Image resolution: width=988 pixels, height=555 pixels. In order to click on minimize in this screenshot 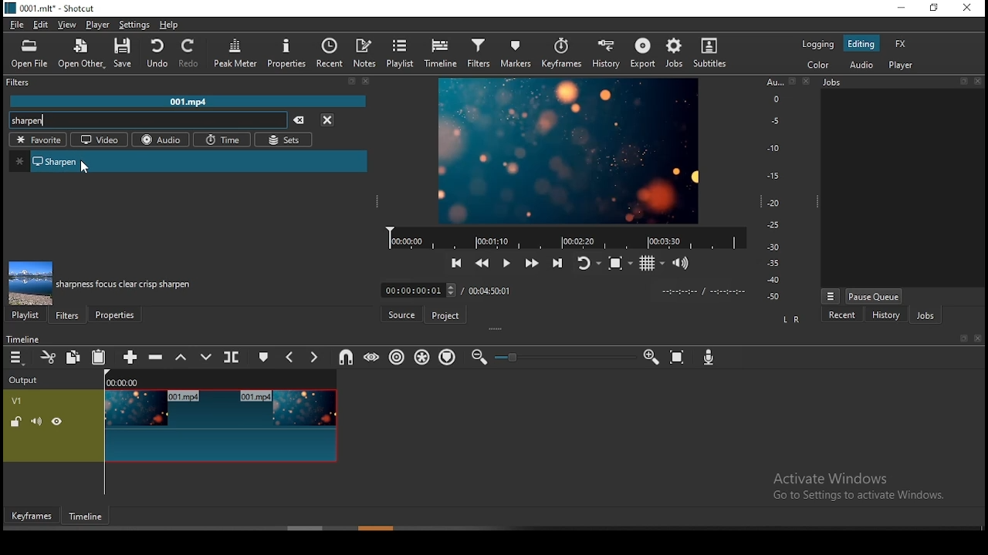, I will do `click(904, 8)`.